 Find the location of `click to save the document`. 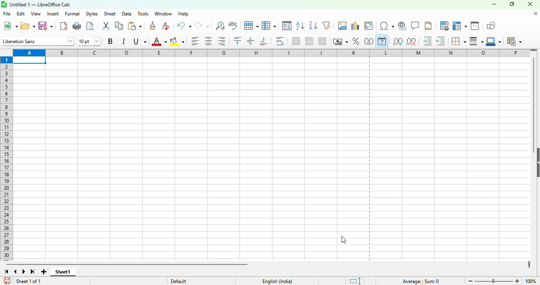

click to save the document is located at coordinates (8, 281).